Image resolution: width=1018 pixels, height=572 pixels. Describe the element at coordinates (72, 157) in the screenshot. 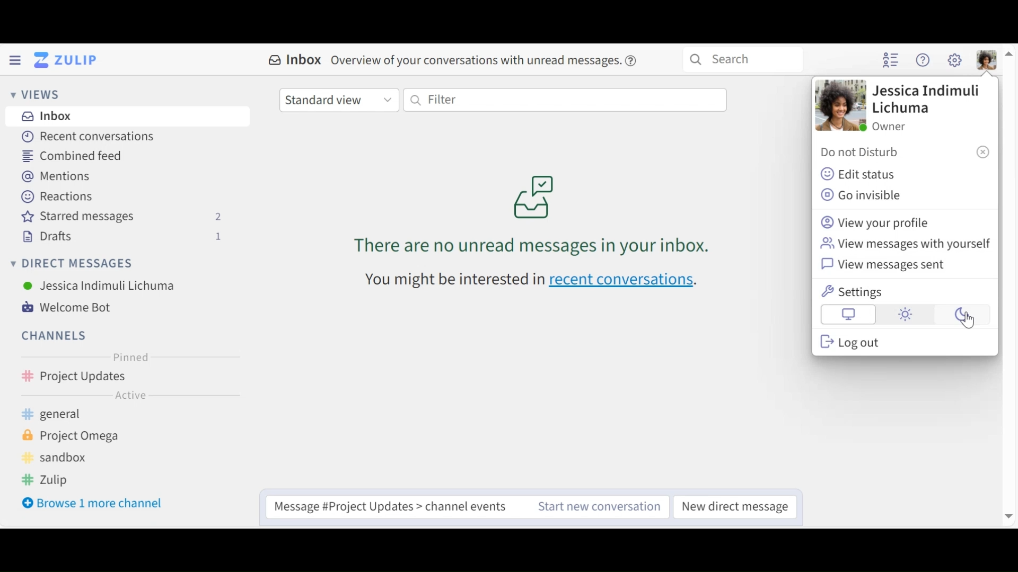

I see `Combined Feed` at that location.